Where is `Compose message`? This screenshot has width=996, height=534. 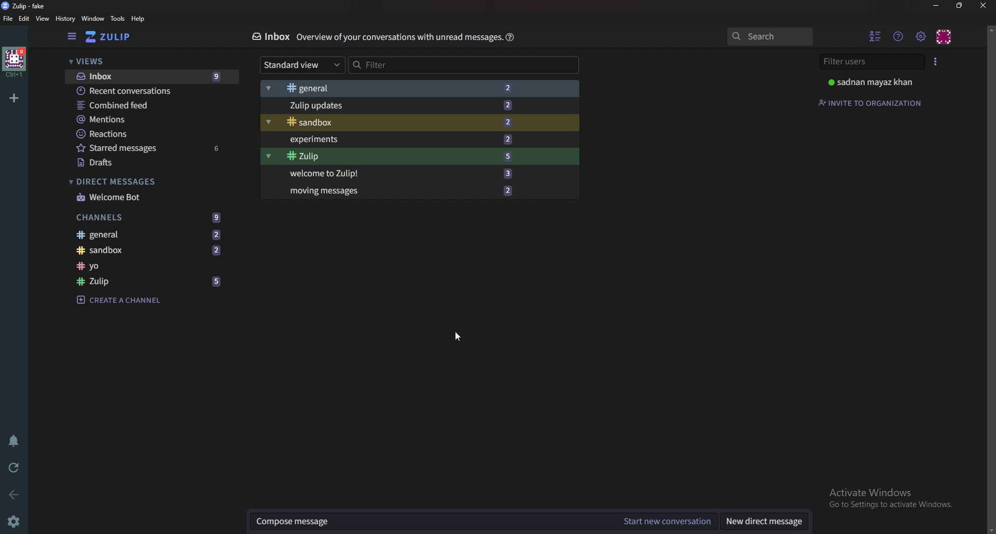
Compose message is located at coordinates (431, 522).